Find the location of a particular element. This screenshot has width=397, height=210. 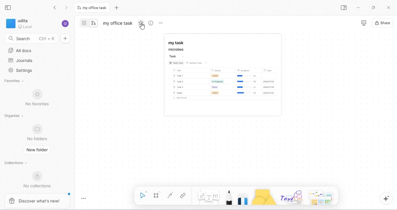

account is located at coordinates (65, 23).